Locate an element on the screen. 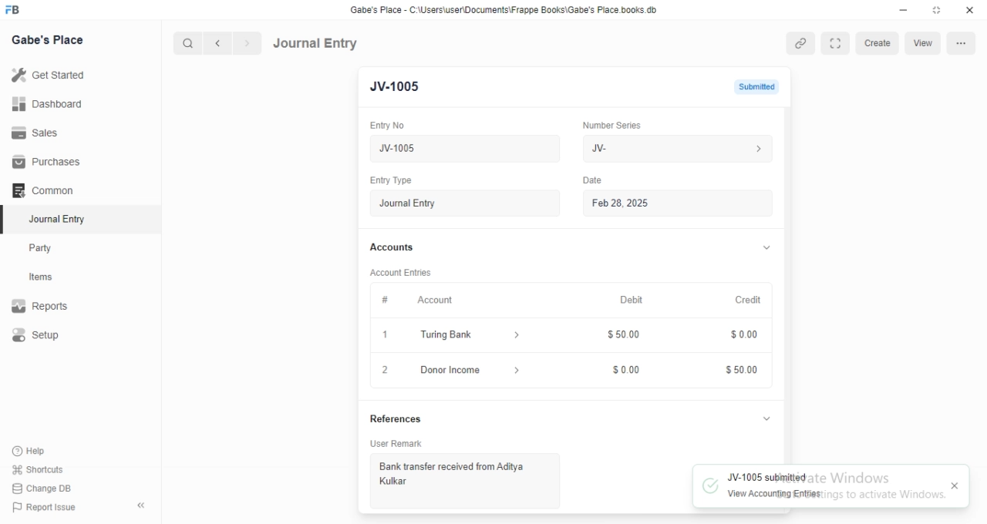 The width and height of the screenshot is (987, 524). Dashboard is located at coordinates (51, 103).